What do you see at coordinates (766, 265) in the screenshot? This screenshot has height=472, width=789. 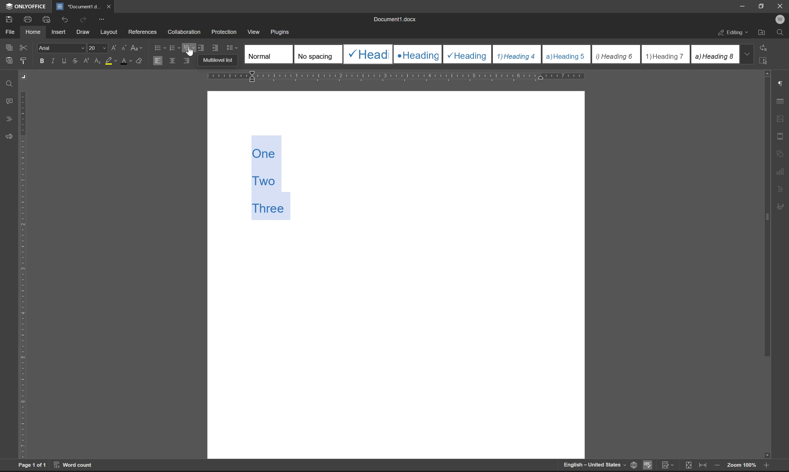 I see `scroll bar` at bounding box center [766, 265].